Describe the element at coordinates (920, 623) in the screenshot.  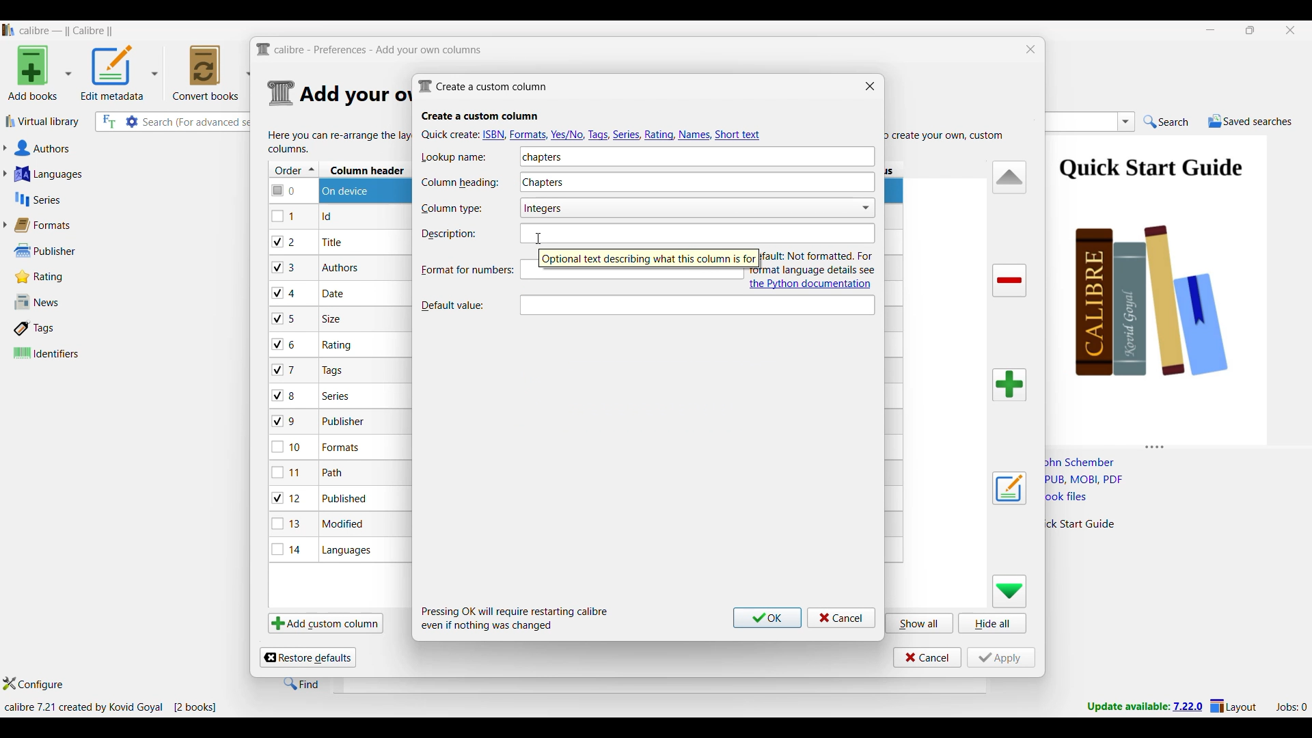
I see `Show all` at that location.